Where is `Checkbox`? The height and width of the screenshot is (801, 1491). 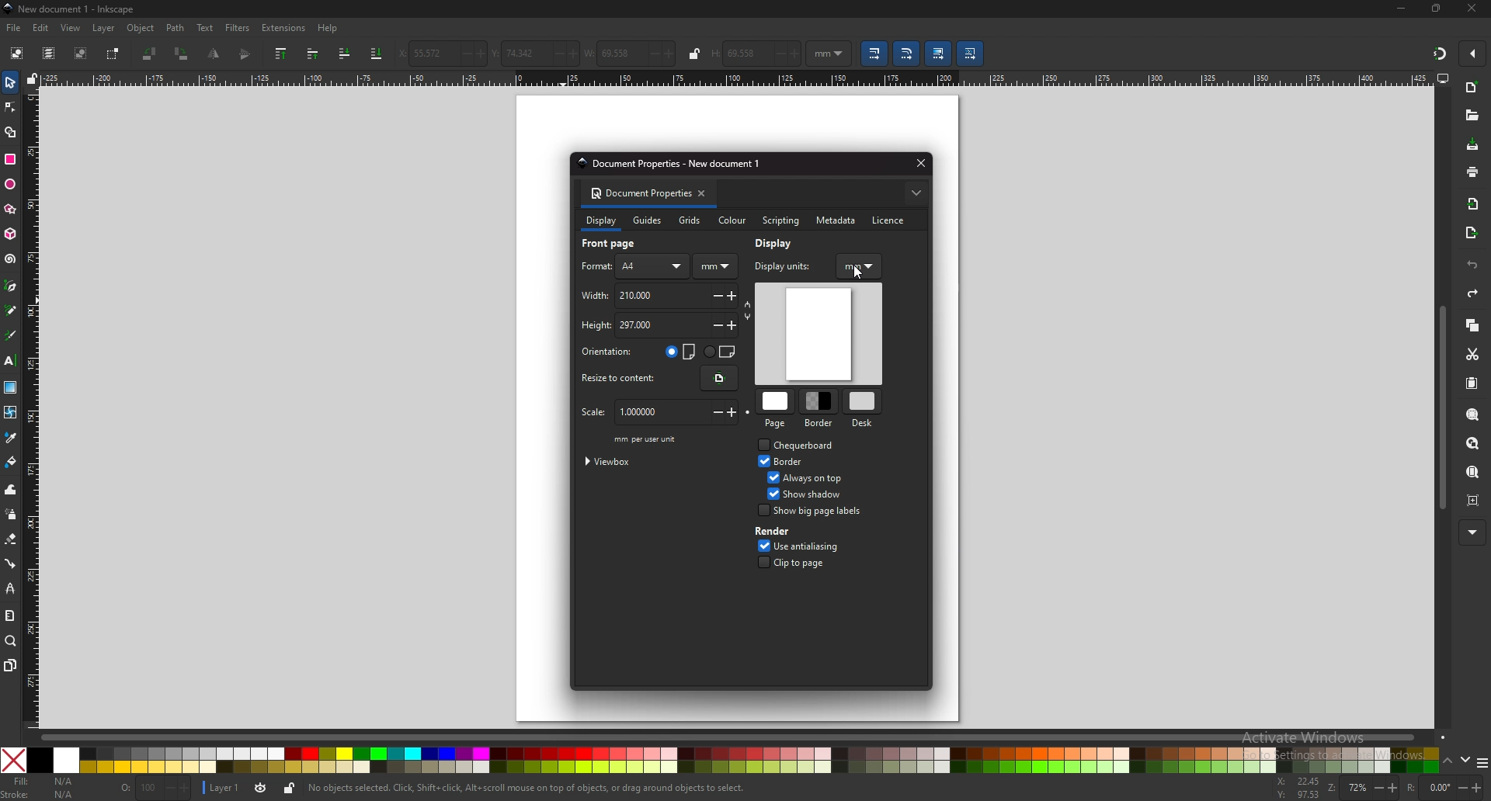 Checkbox is located at coordinates (769, 476).